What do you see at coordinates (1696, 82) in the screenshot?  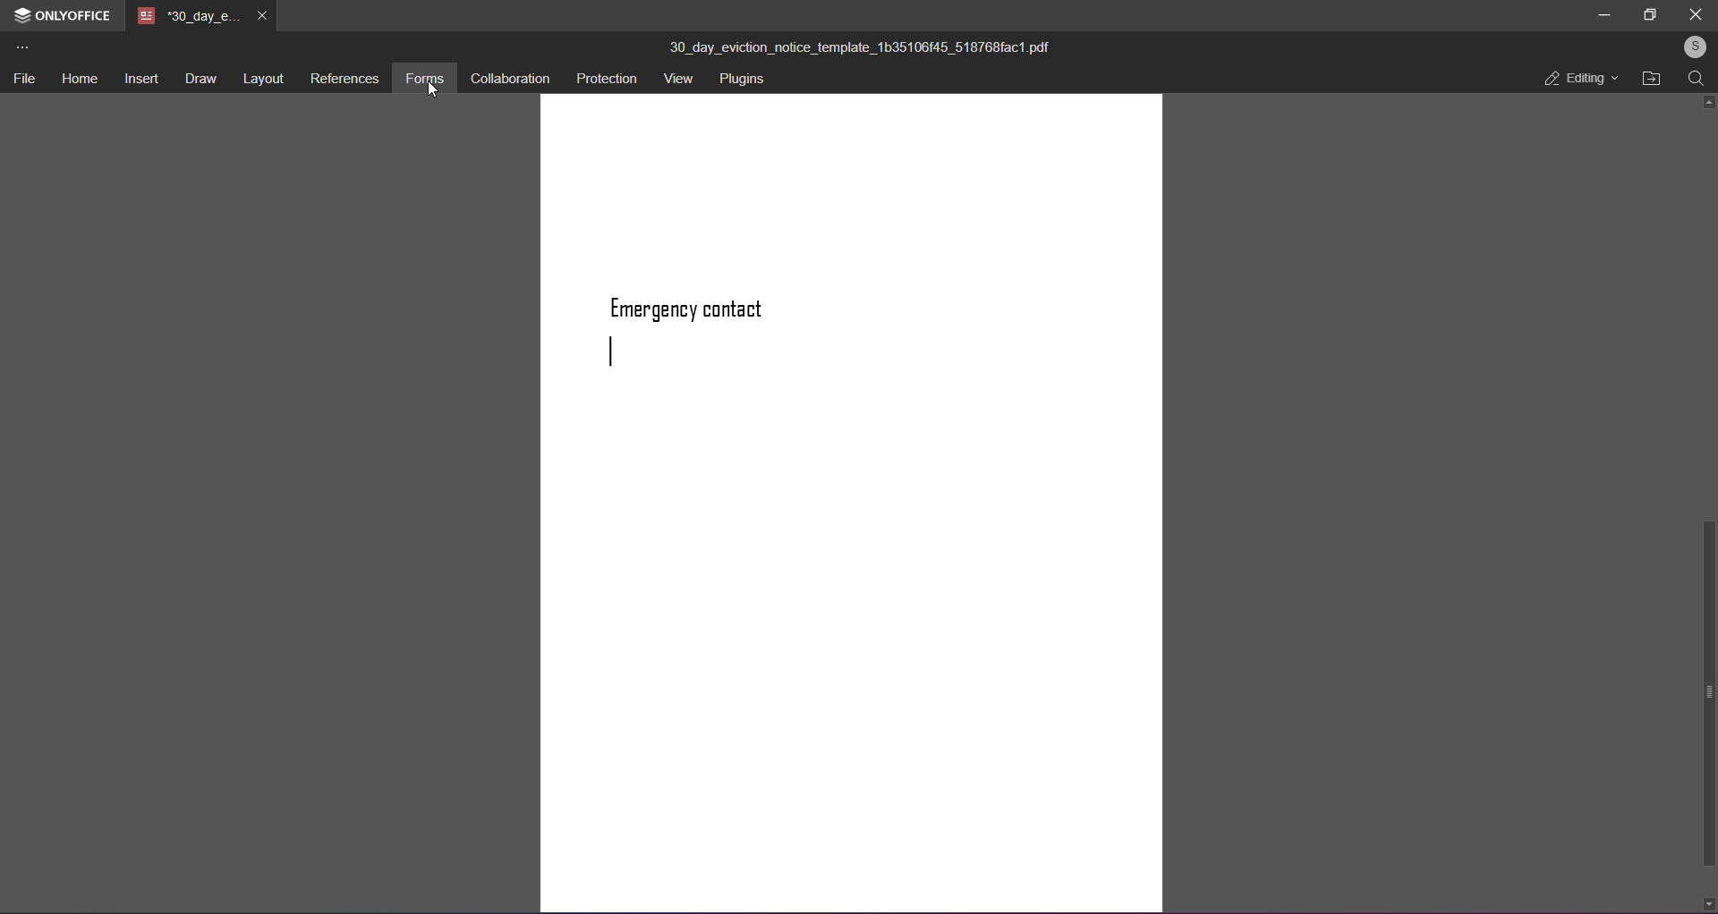 I see `search` at bounding box center [1696, 82].